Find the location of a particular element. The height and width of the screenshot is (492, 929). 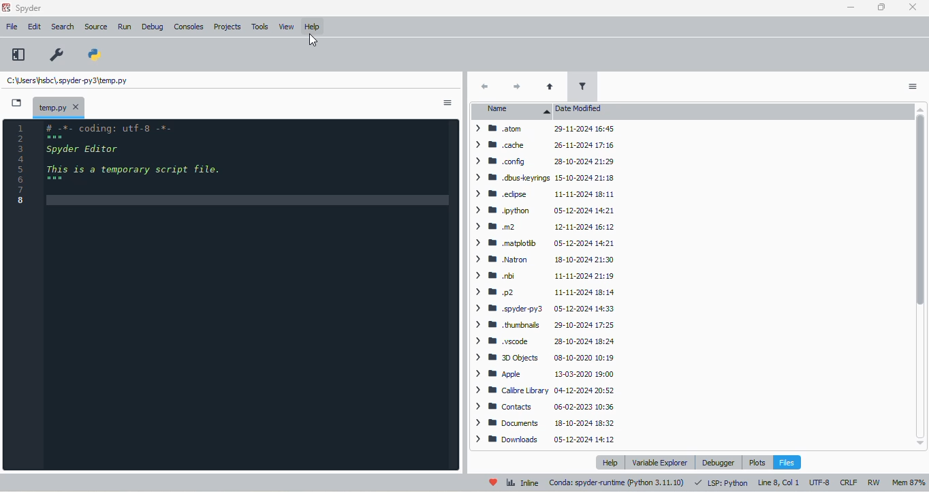

run is located at coordinates (125, 27).